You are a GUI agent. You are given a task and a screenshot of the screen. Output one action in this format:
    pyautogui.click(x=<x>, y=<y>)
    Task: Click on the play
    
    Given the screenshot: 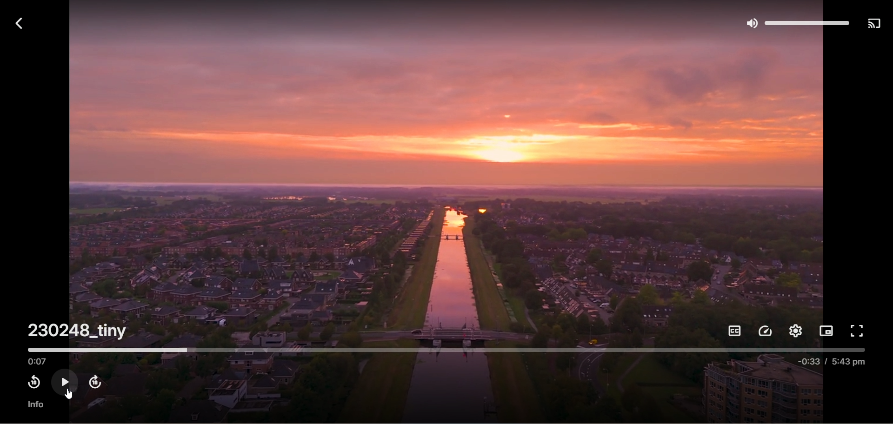 What is the action you would take?
    pyautogui.click(x=64, y=381)
    